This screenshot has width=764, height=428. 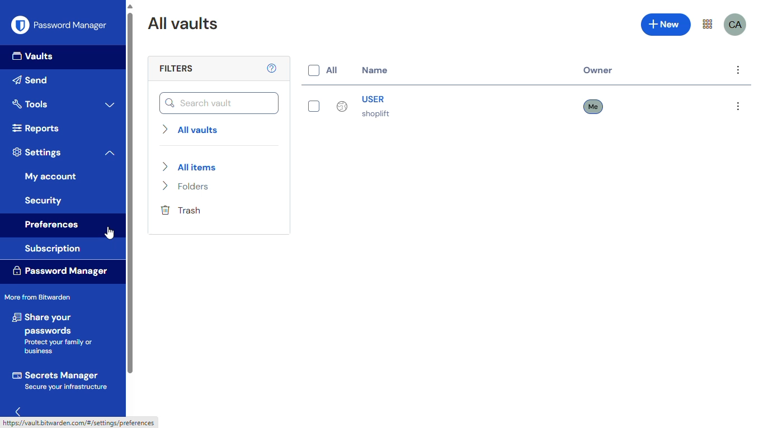 What do you see at coordinates (176, 69) in the screenshot?
I see `filters` at bounding box center [176, 69].